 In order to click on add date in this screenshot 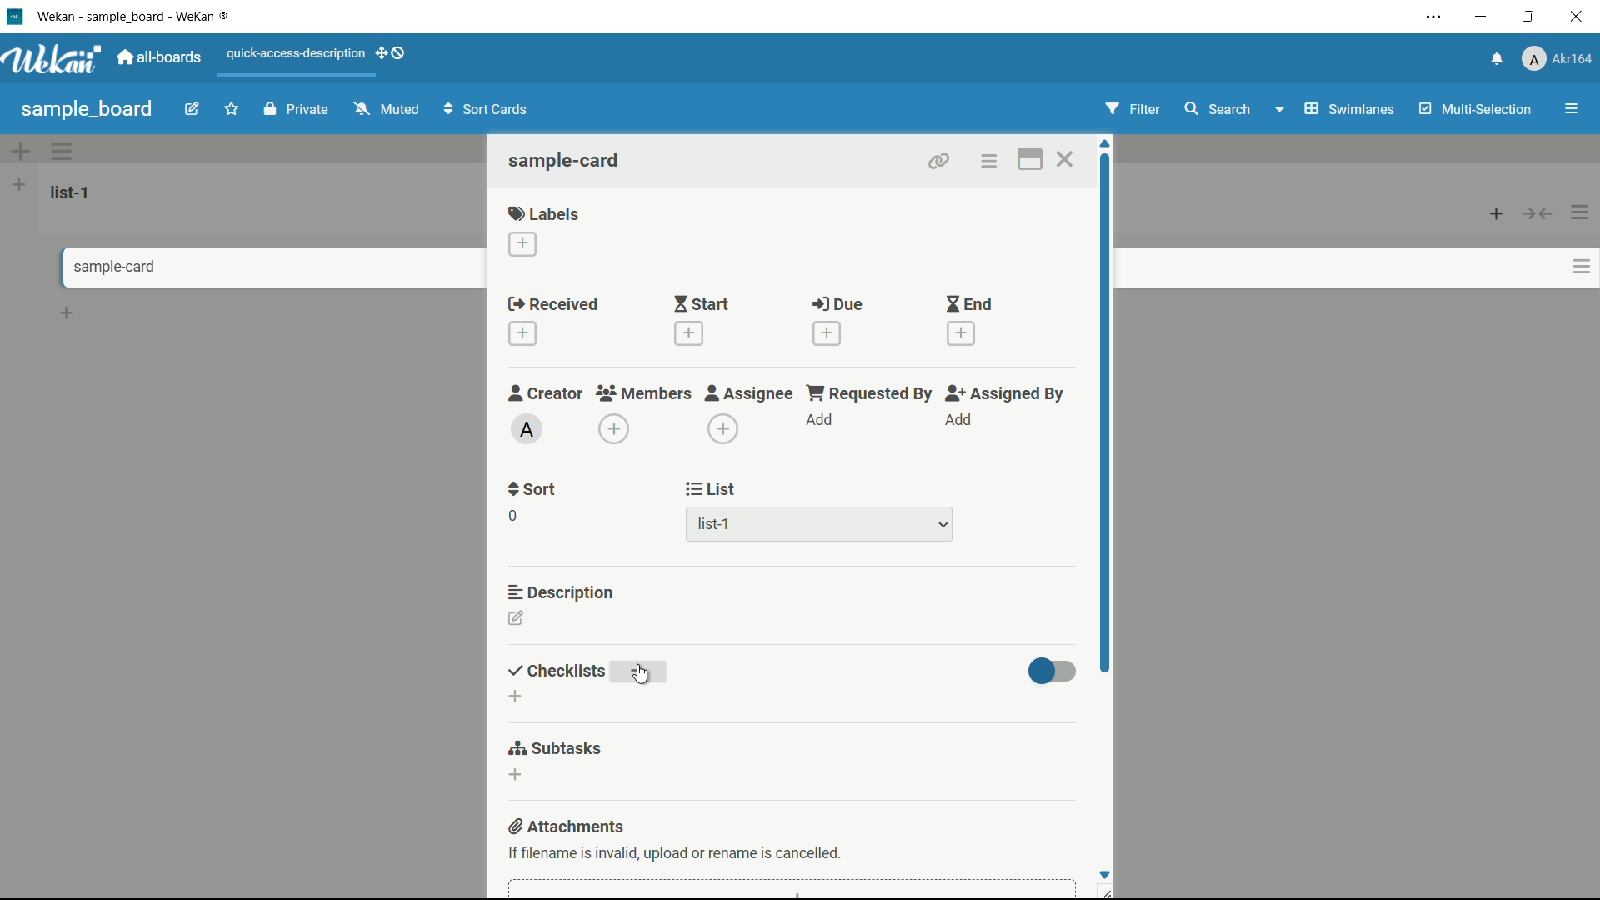, I will do `click(522, 334)`.